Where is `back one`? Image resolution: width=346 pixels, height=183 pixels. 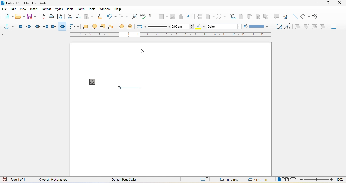
back one is located at coordinates (103, 27).